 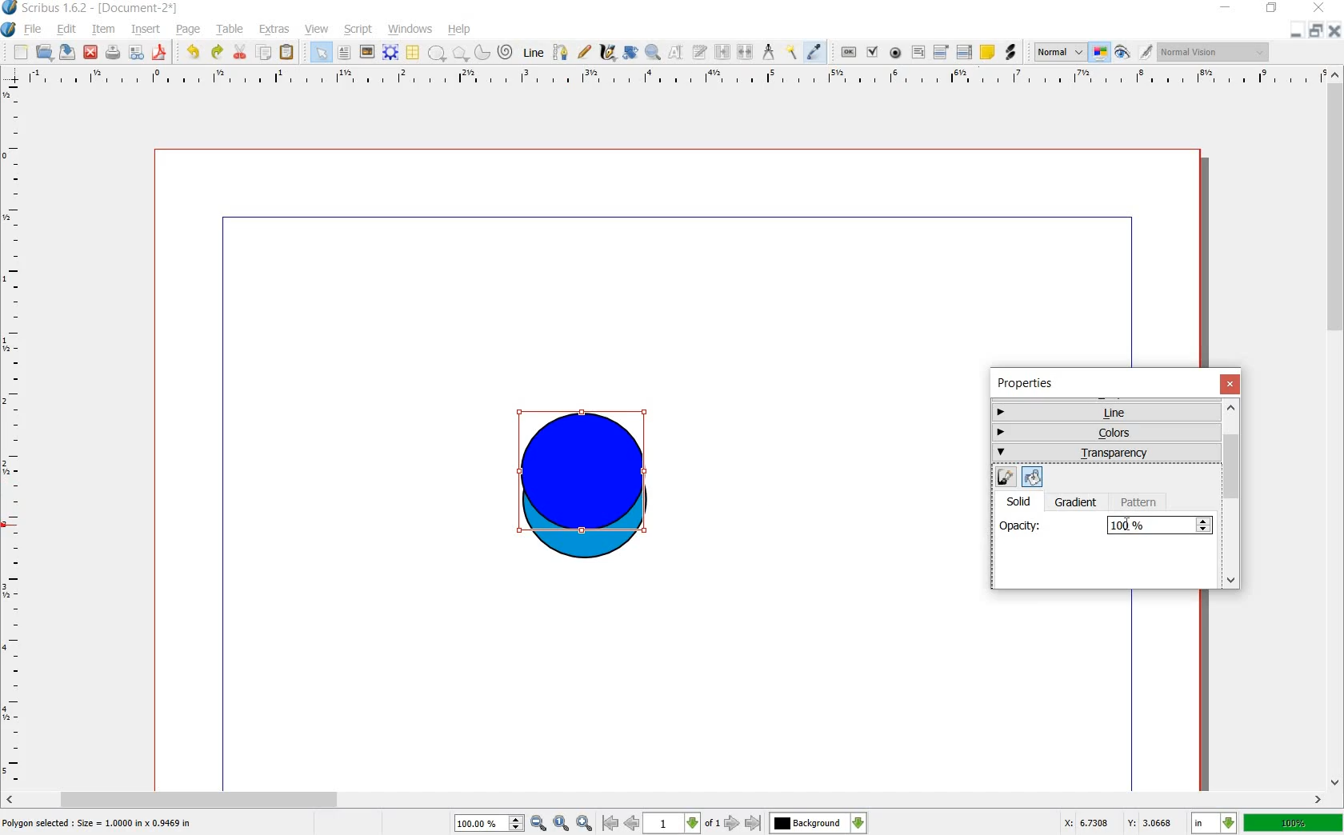 What do you see at coordinates (1099, 52) in the screenshot?
I see `toggle color management system` at bounding box center [1099, 52].